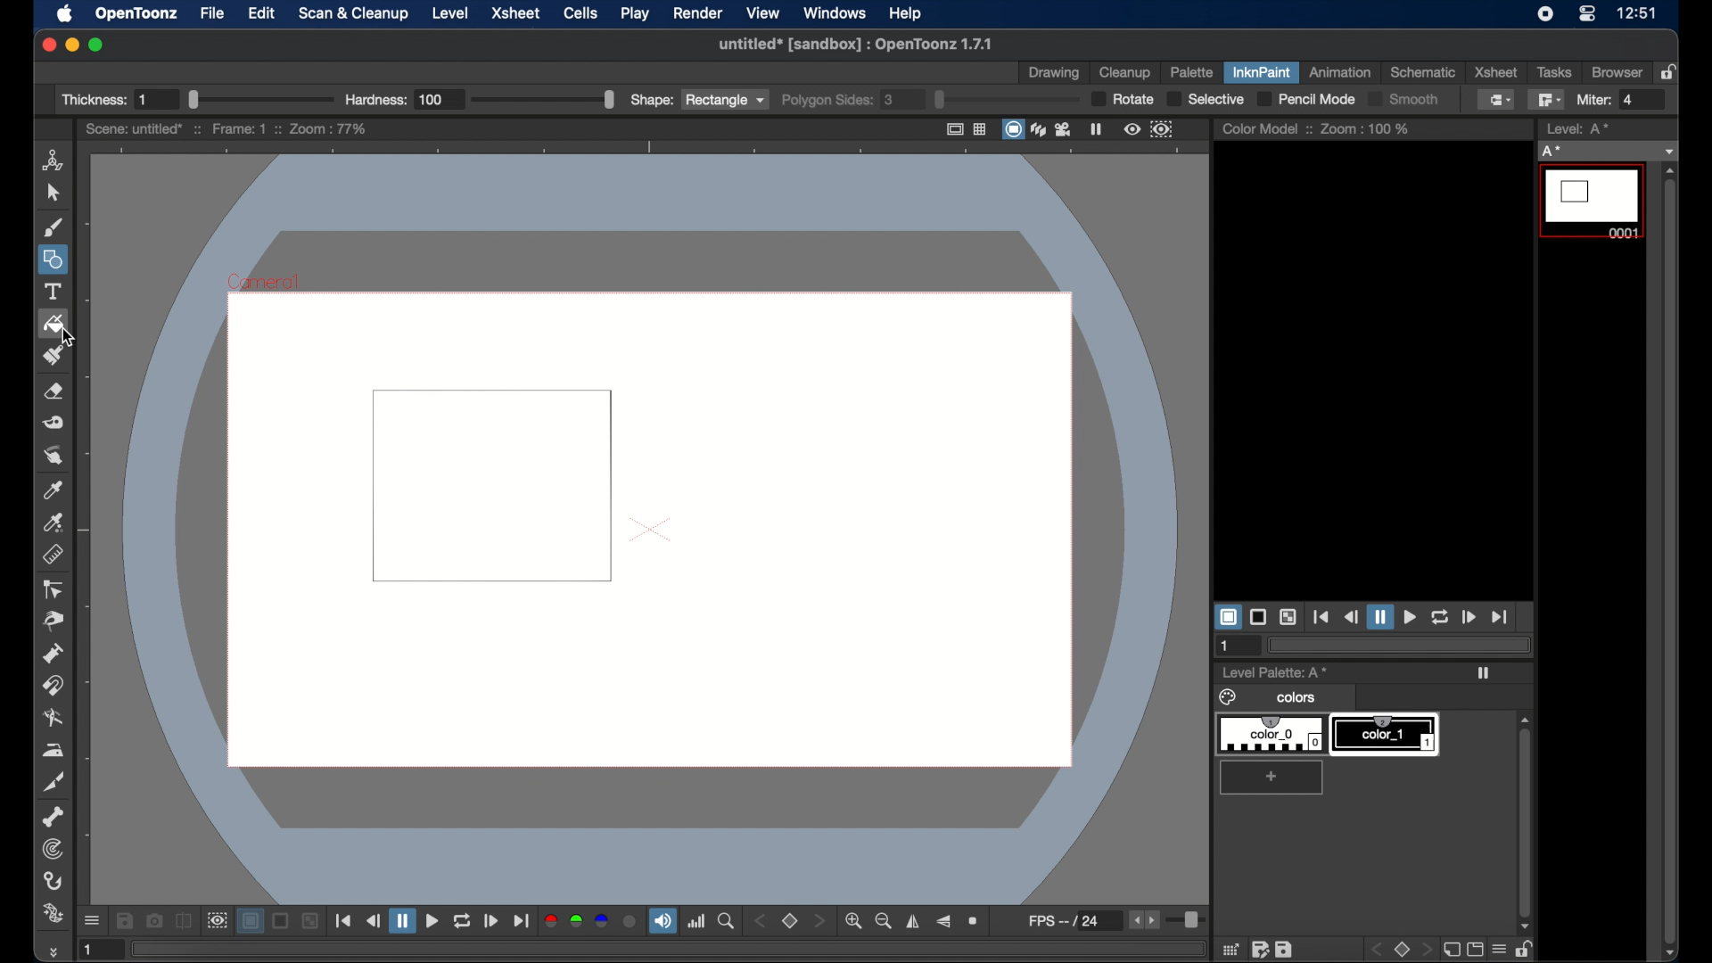  I want to click on pencil mode, so click(1305, 100).